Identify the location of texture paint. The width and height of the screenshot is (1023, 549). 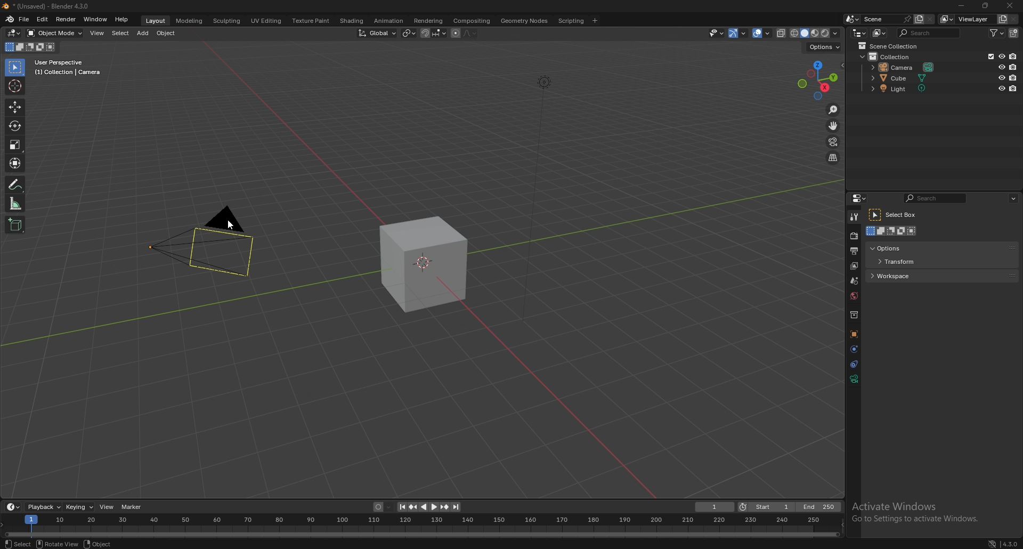
(311, 21).